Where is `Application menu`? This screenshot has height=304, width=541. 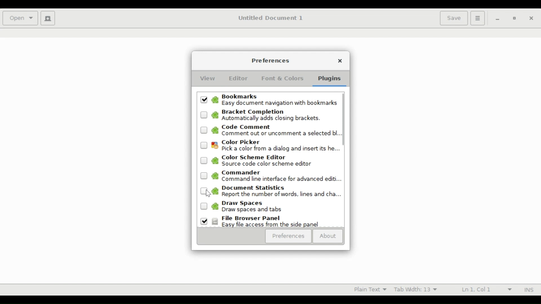
Application menu is located at coordinates (477, 18).